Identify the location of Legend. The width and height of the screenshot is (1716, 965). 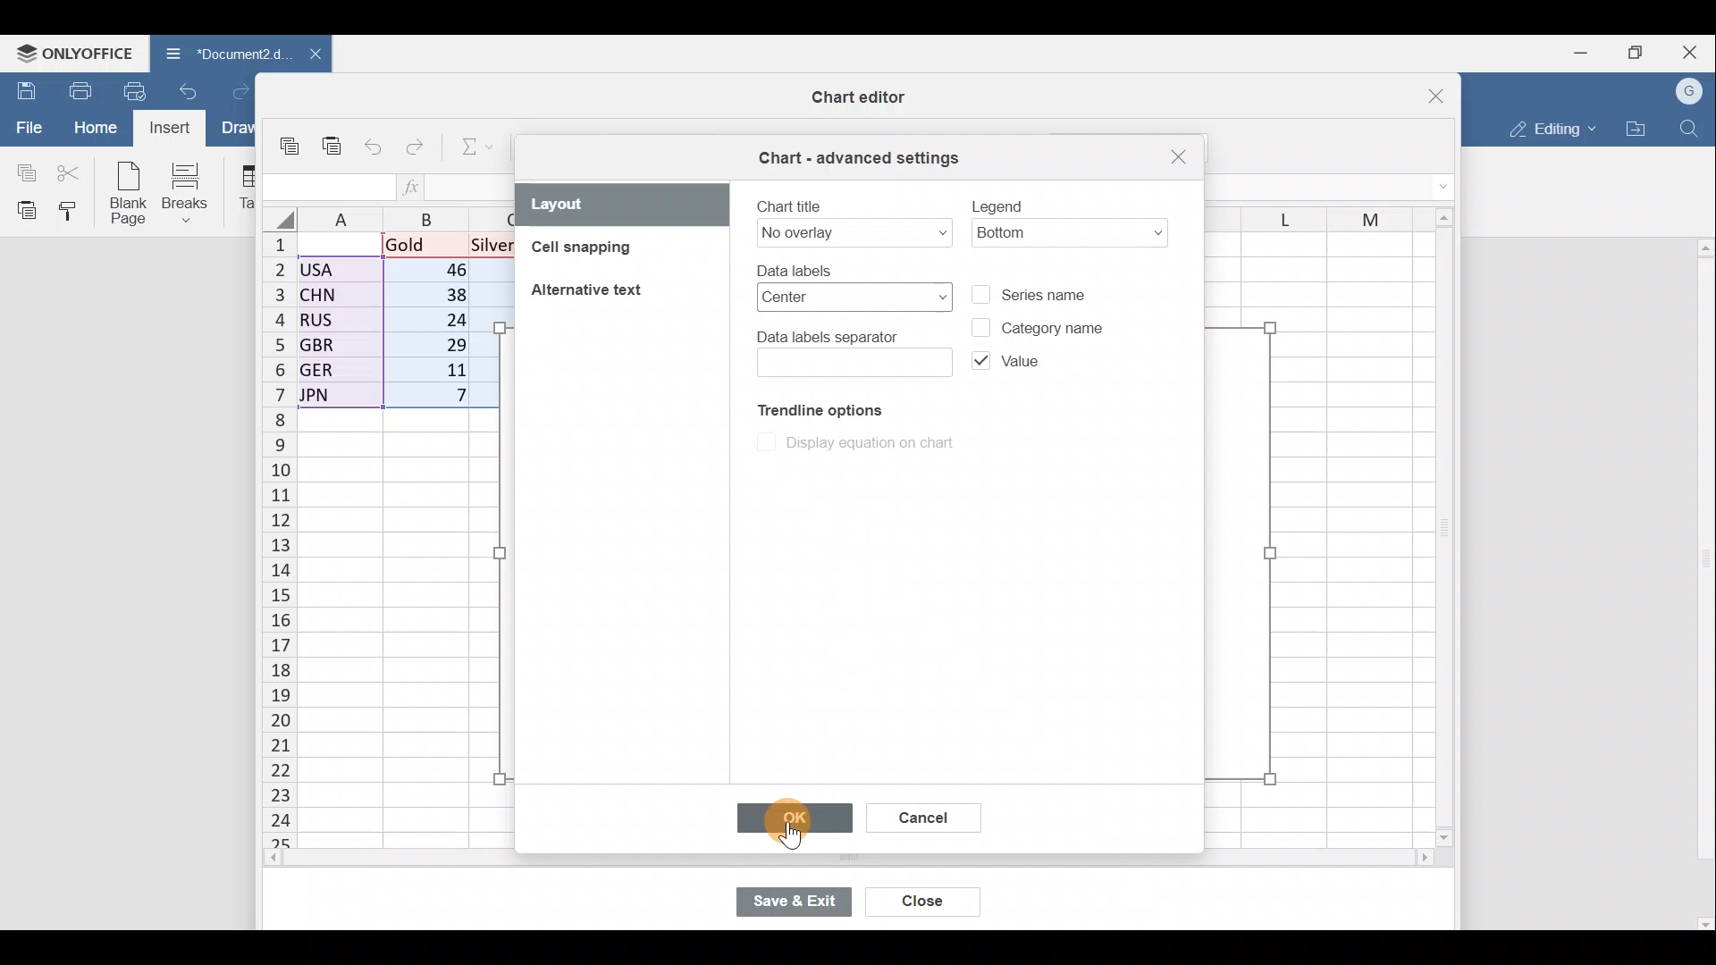
(1071, 214).